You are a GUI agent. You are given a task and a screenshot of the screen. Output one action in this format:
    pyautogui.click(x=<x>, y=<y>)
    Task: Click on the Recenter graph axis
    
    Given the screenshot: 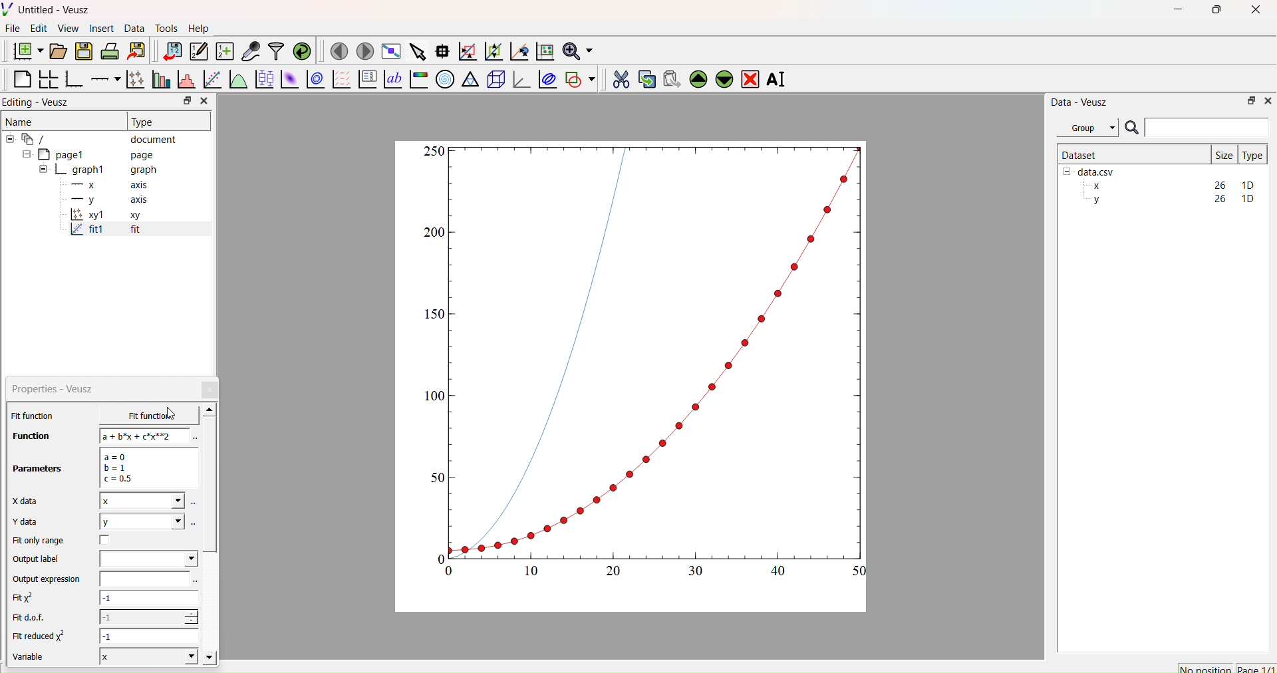 What is the action you would take?
    pyautogui.click(x=518, y=51)
    